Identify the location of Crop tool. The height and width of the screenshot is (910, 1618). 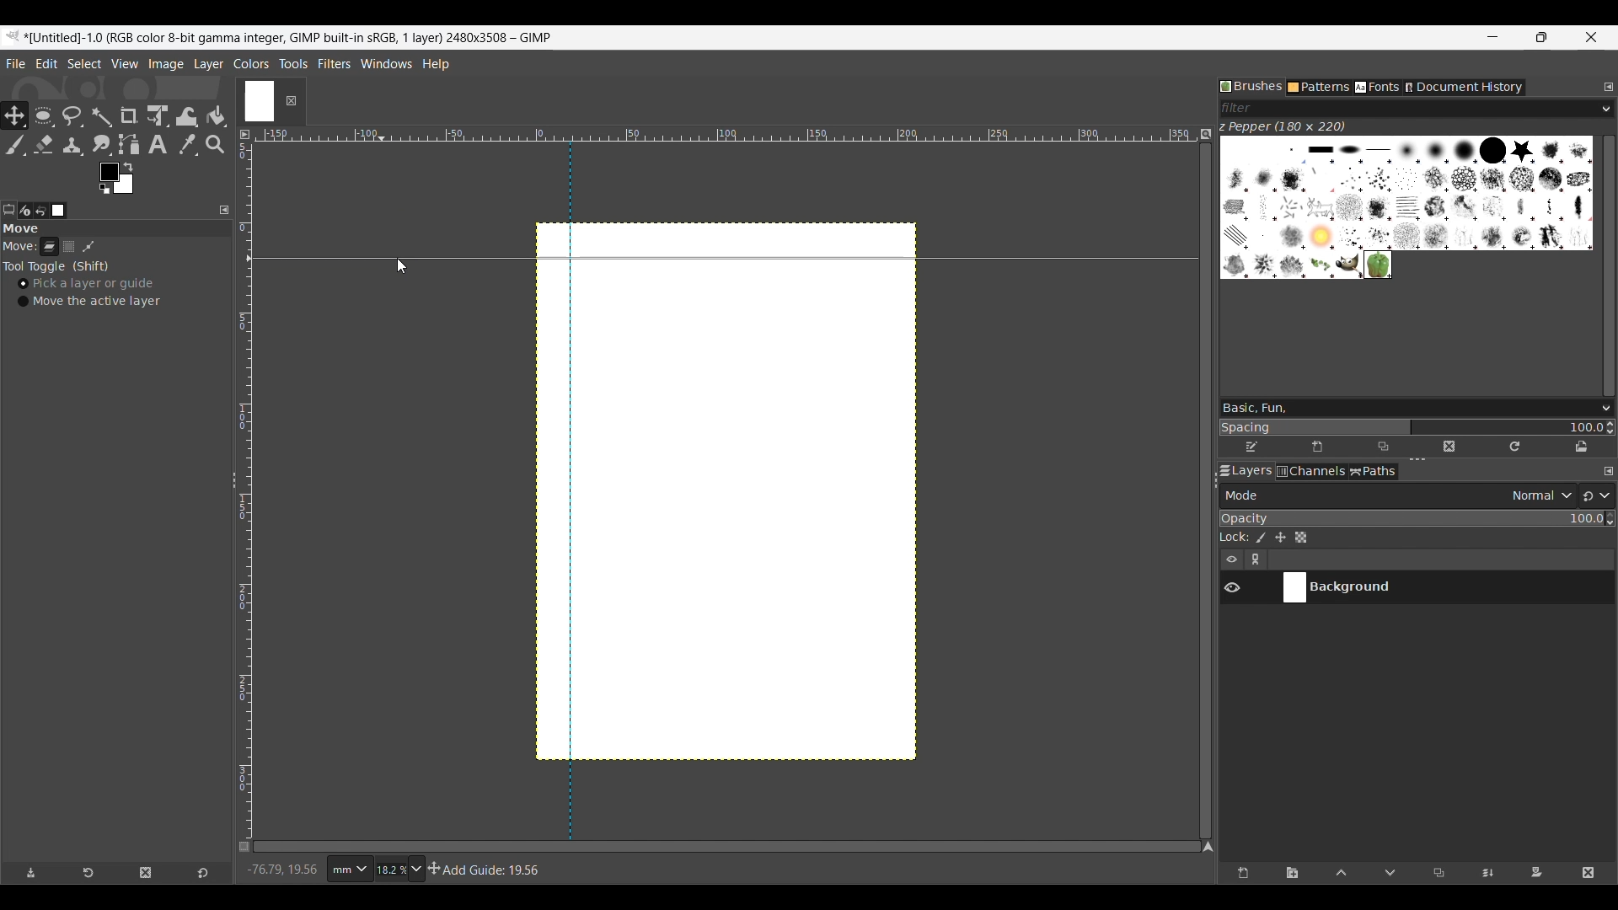
(129, 115).